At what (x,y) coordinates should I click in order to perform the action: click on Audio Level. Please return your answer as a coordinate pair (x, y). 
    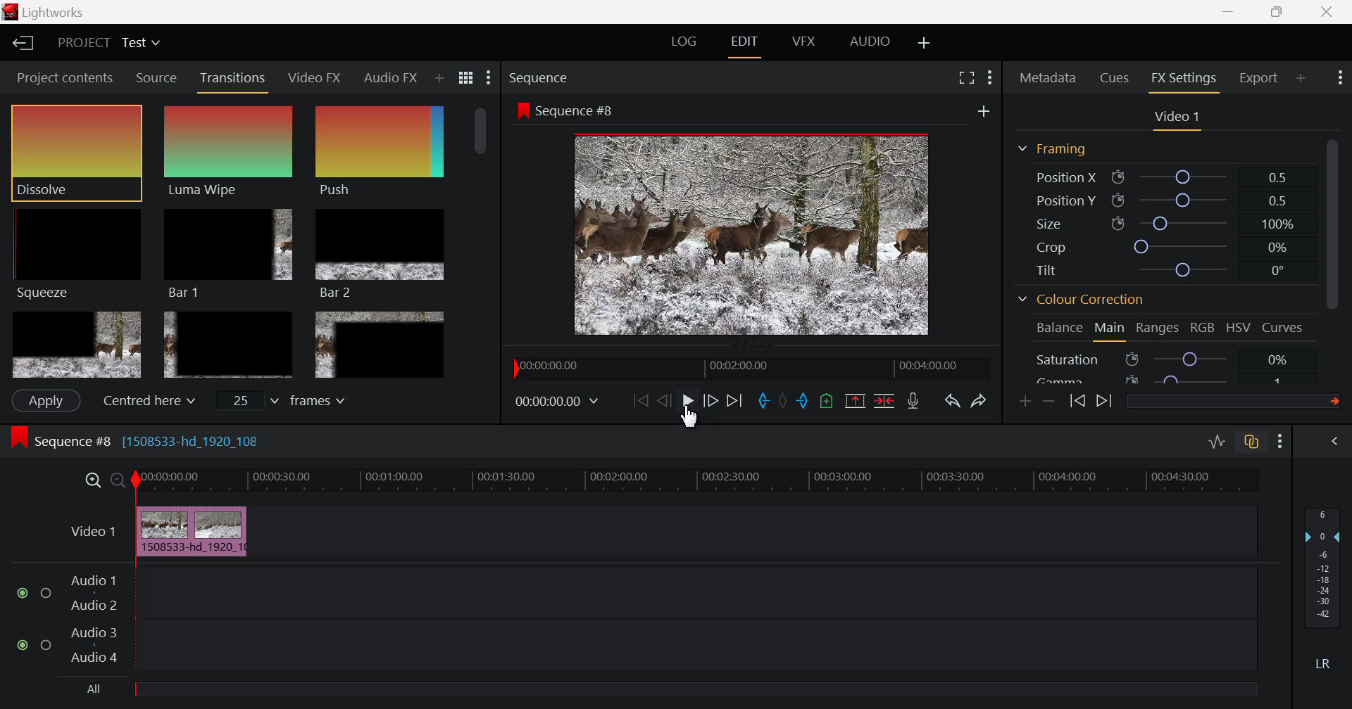
    Looking at the image, I should click on (1327, 590).